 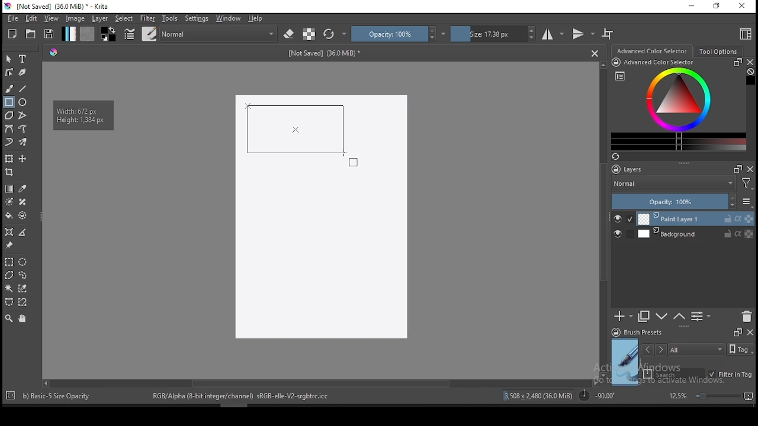 What do you see at coordinates (750, 73) in the screenshot?
I see `Clear` at bounding box center [750, 73].